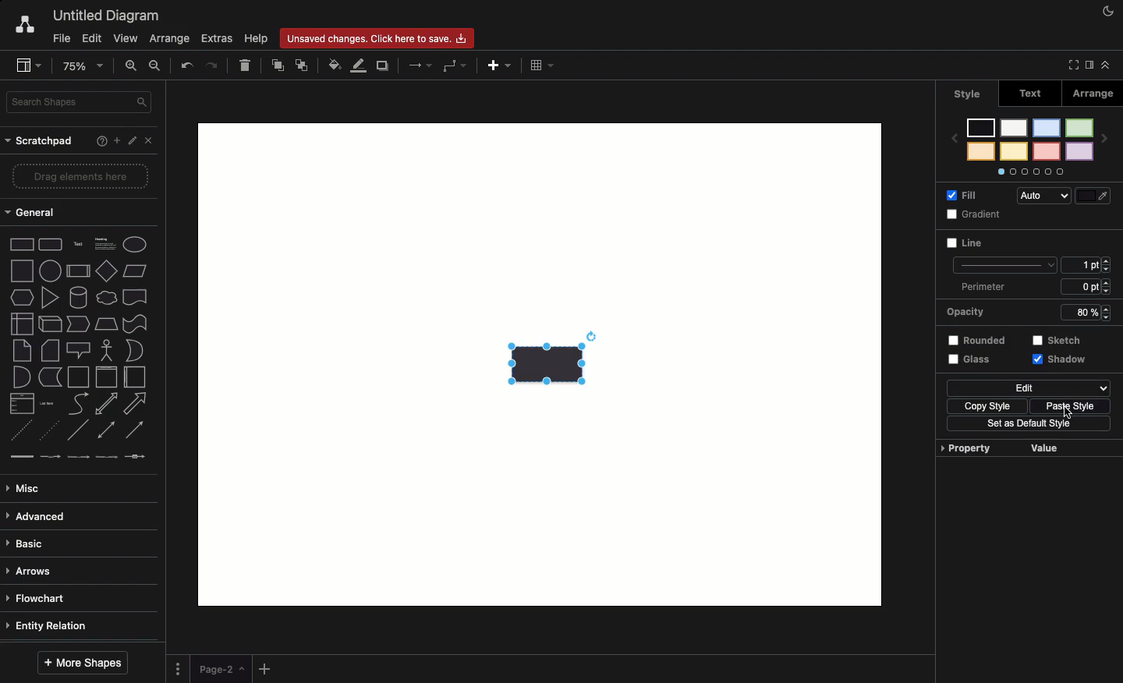  Describe the element at coordinates (104, 325) in the screenshot. I see `trapezoid` at that location.